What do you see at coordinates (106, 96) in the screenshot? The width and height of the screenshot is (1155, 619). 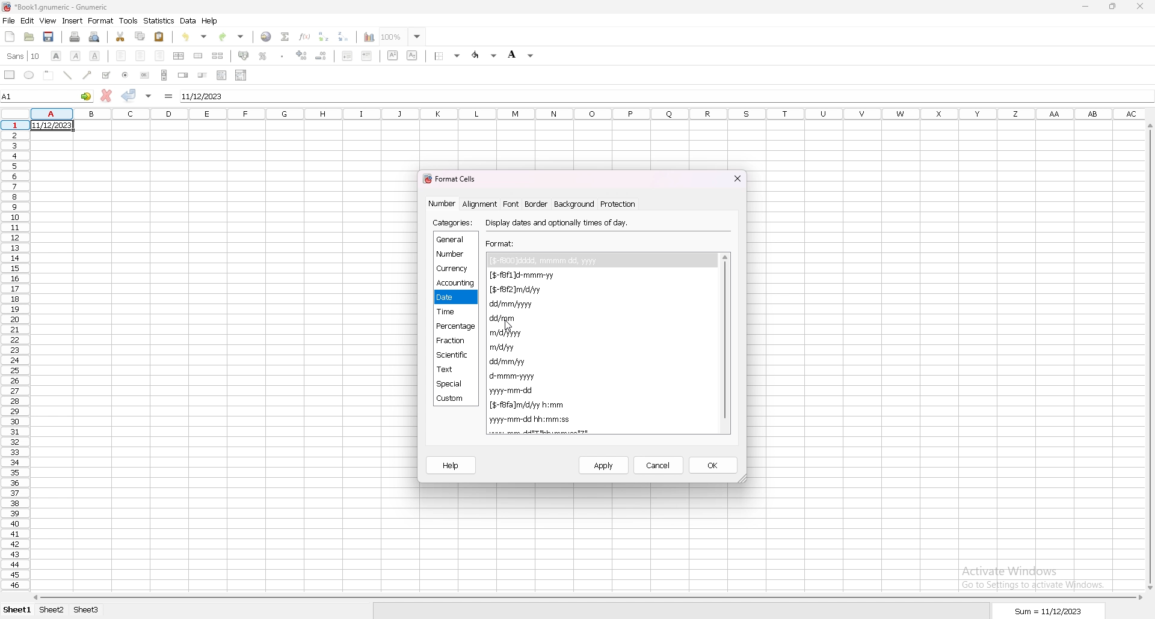 I see `cancel changes` at bounding box center [106, 96].